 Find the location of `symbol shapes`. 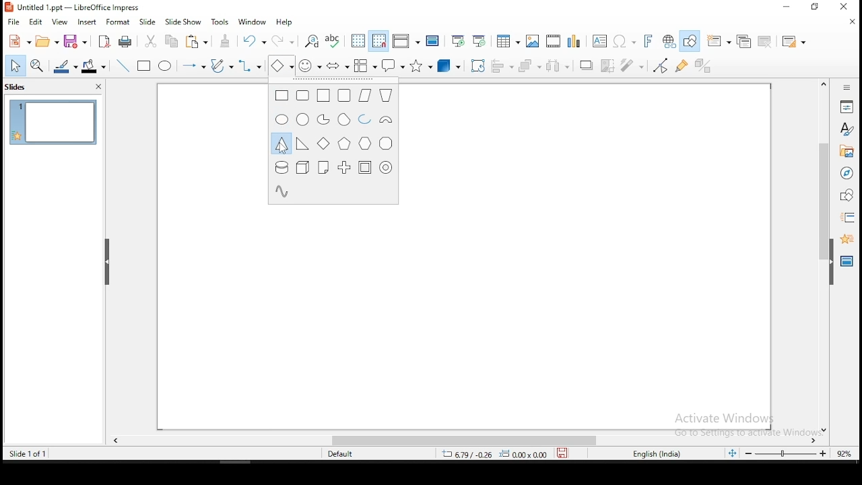

symbol shapes is located at coordinates (310, 65).